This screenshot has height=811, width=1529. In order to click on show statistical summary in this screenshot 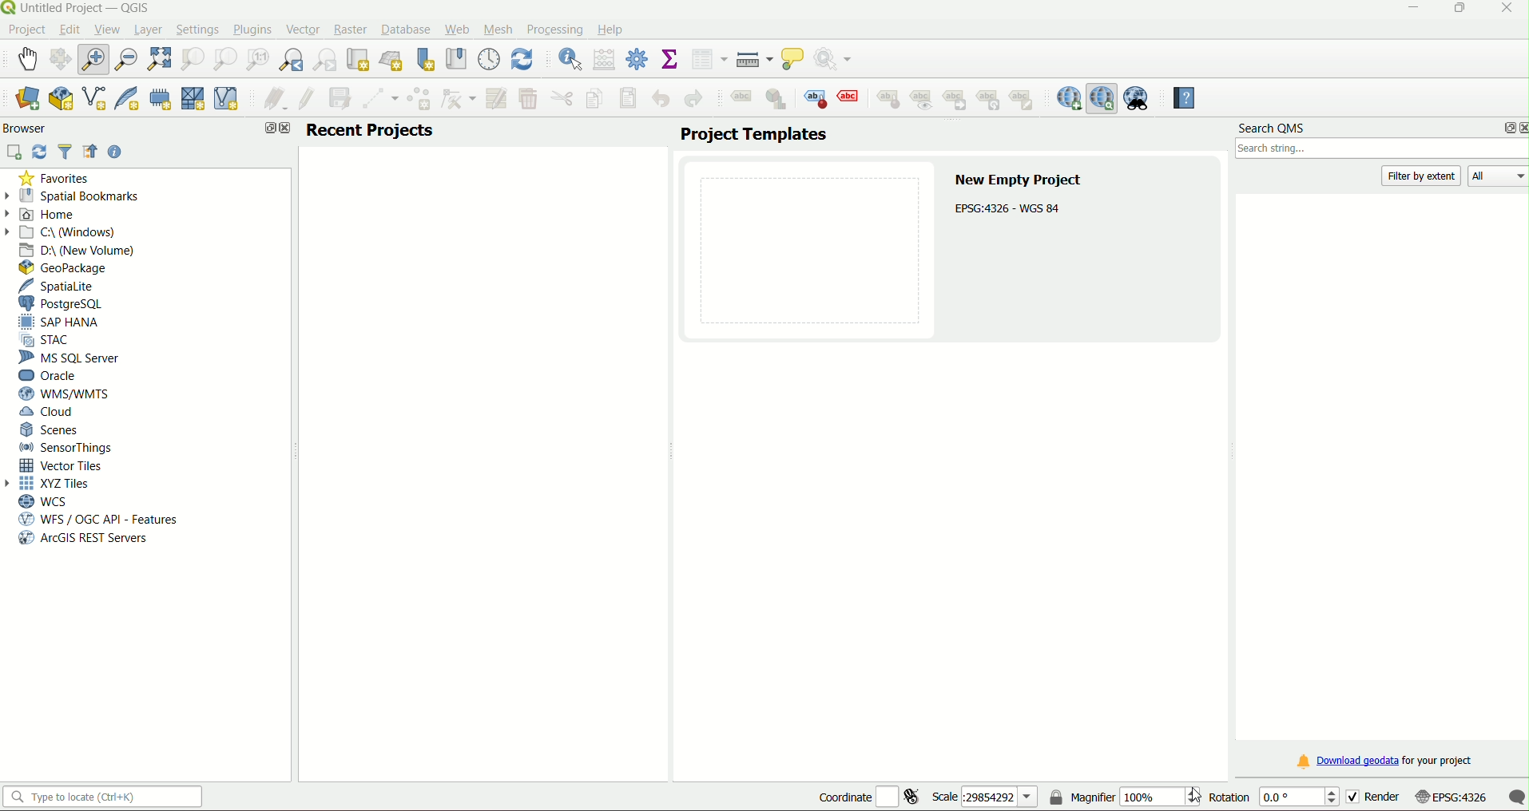, I will do `click(670, 60)`.